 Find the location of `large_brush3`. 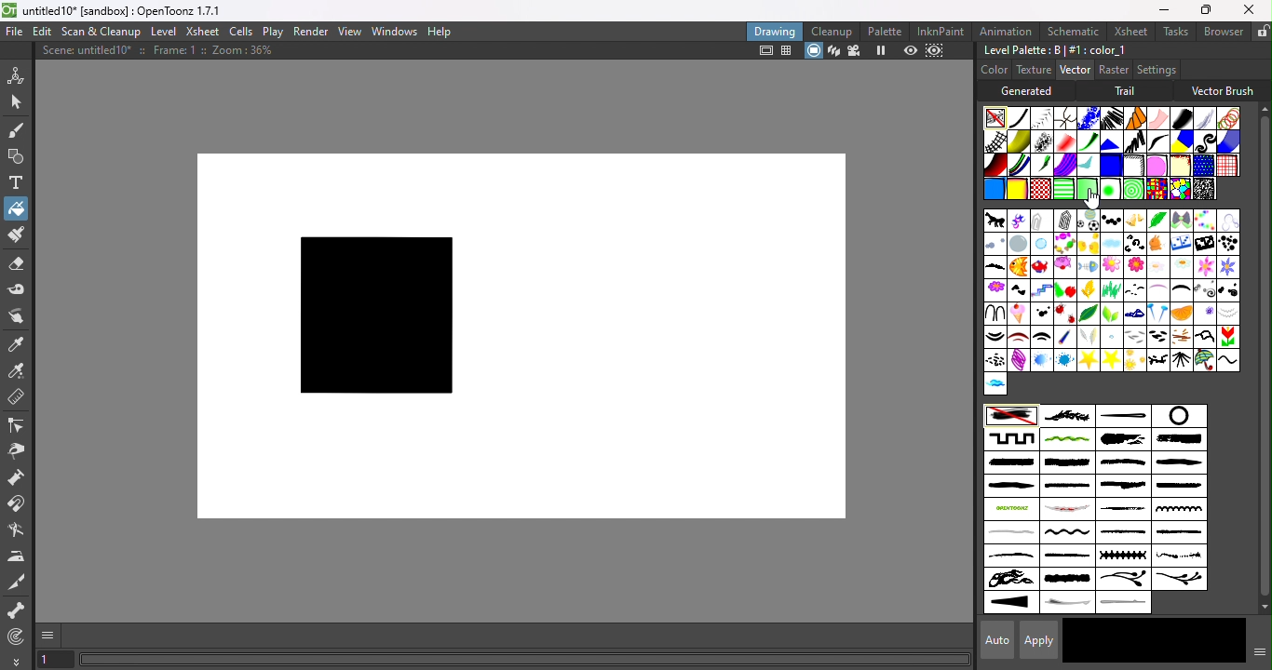

large_brush3 is located at coordinates (1009, 462).